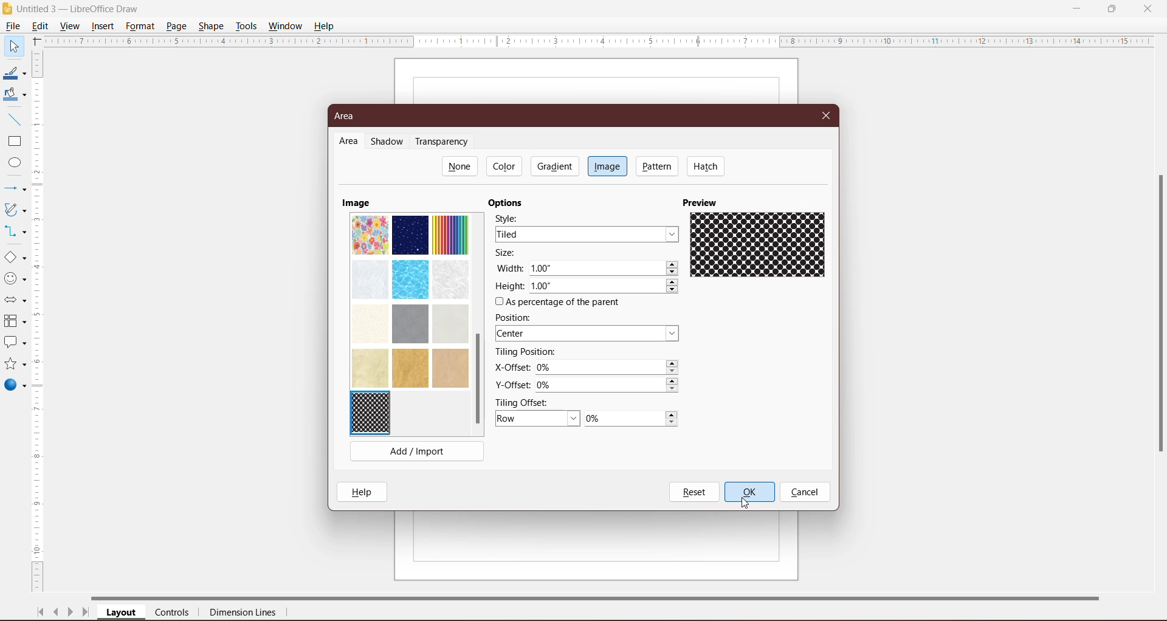 This screenshot has height=621, width=1167. Describe the element at coordinates (176, 26) in the screenshot. I see `Page` at that location.